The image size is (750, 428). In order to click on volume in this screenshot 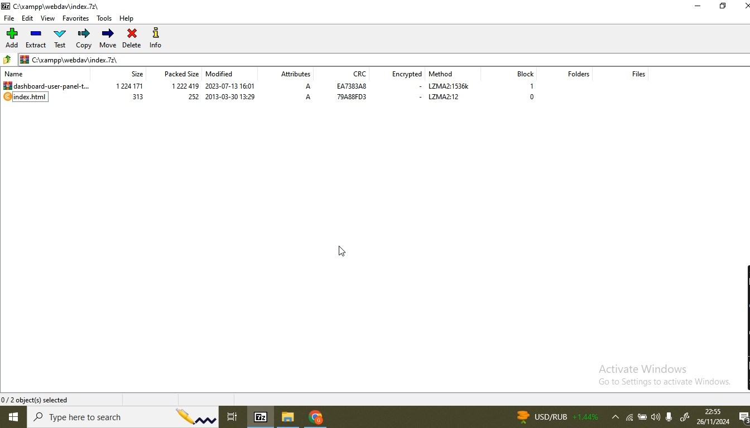, I will do `click(656, 417)`.